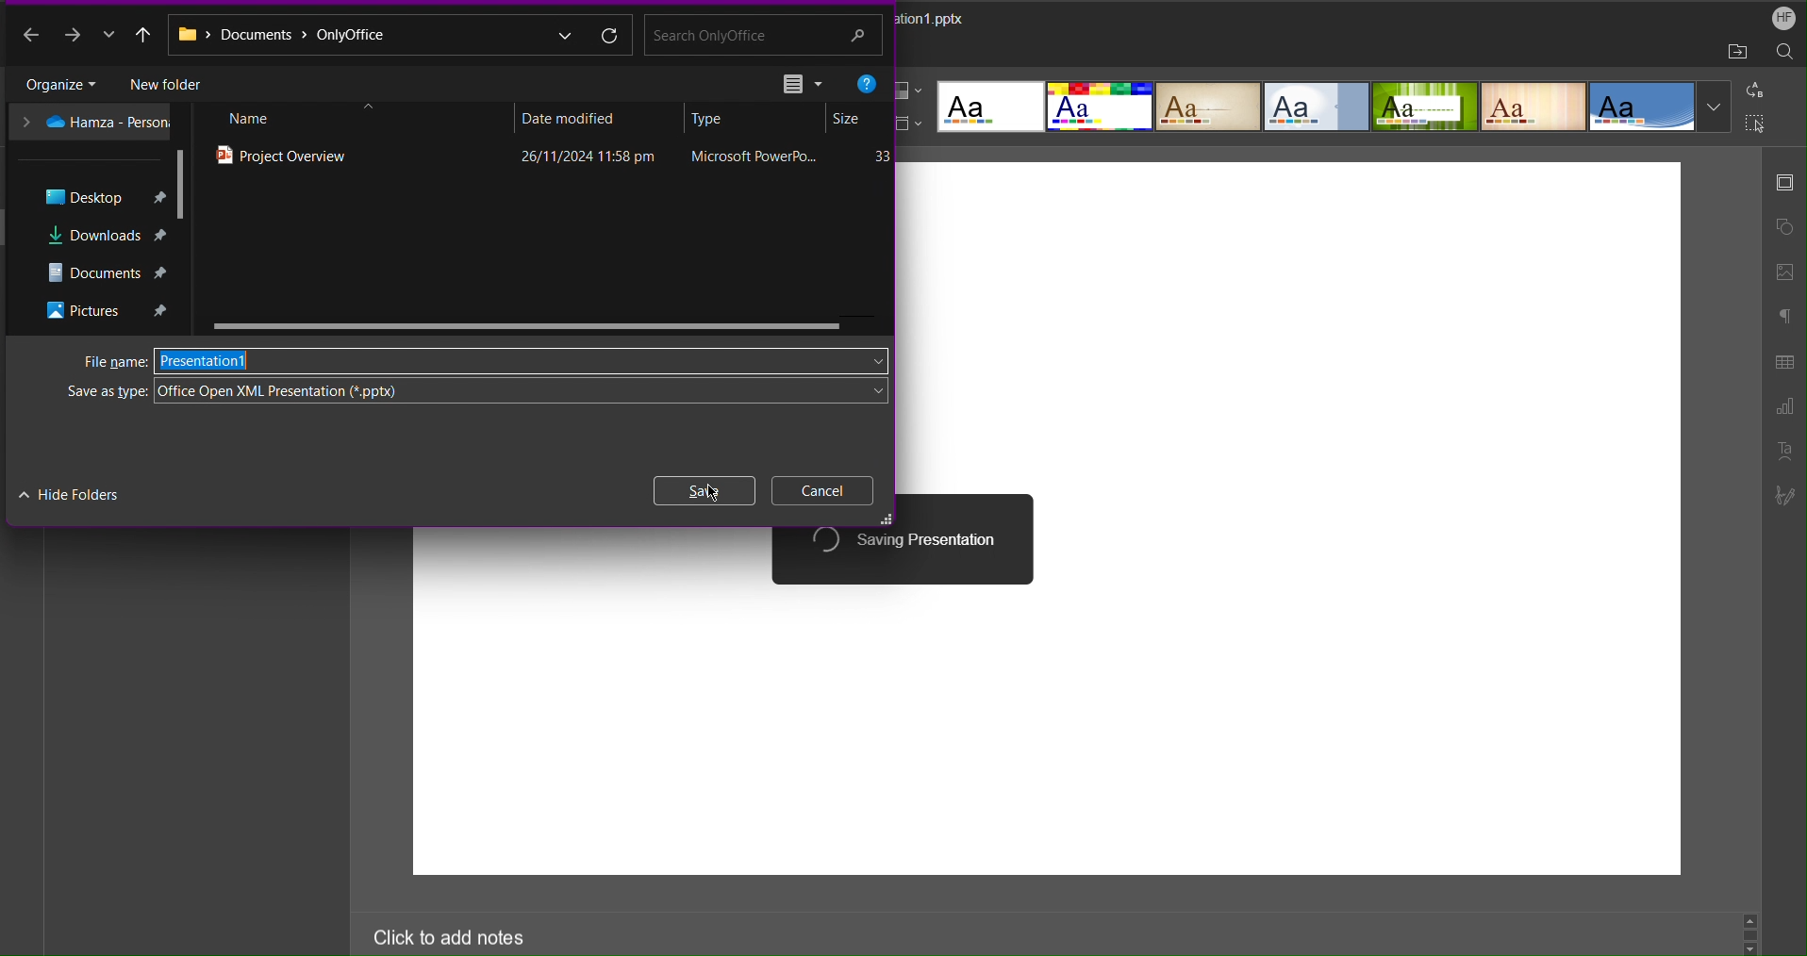 The width and height of the screenshot is (1807, 956). What do you see at coordinates (97, 123) in the screenshot?
I see `OneDrive` at bounding box center [97, 123].